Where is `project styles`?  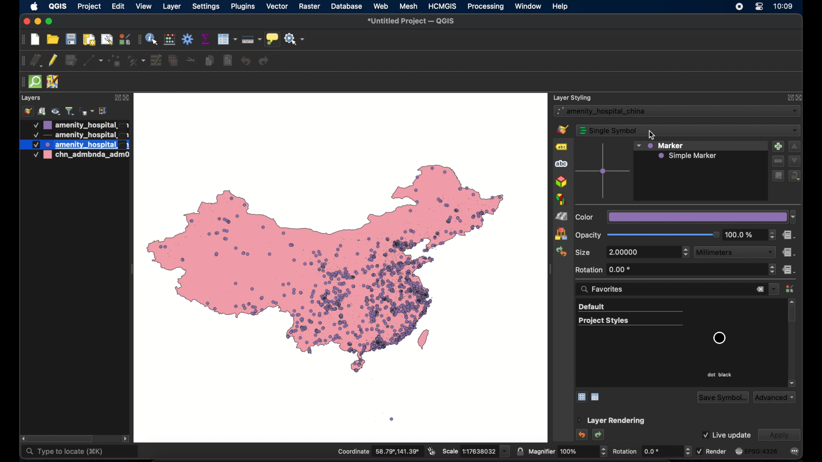 project styles is located at coordinates (631, 322).